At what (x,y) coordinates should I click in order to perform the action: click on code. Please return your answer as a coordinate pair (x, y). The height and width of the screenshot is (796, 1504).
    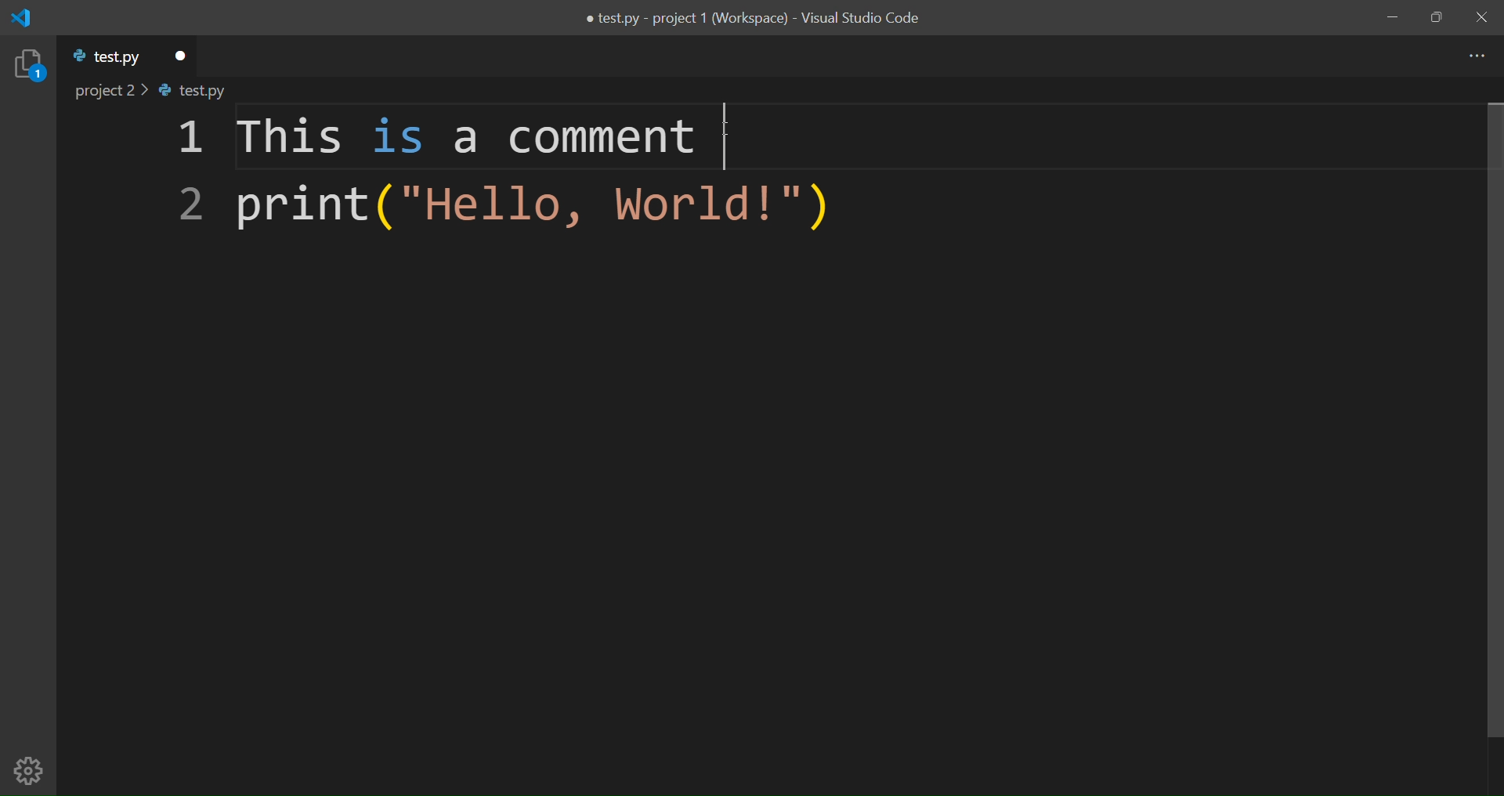
    Looking at the image, I should click on (465, 186).